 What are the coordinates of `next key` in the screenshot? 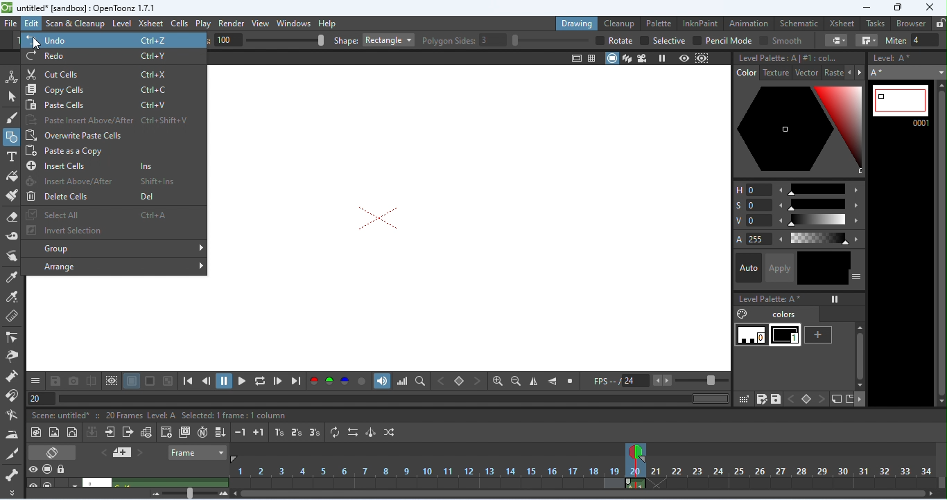 It's located at (477, 380).